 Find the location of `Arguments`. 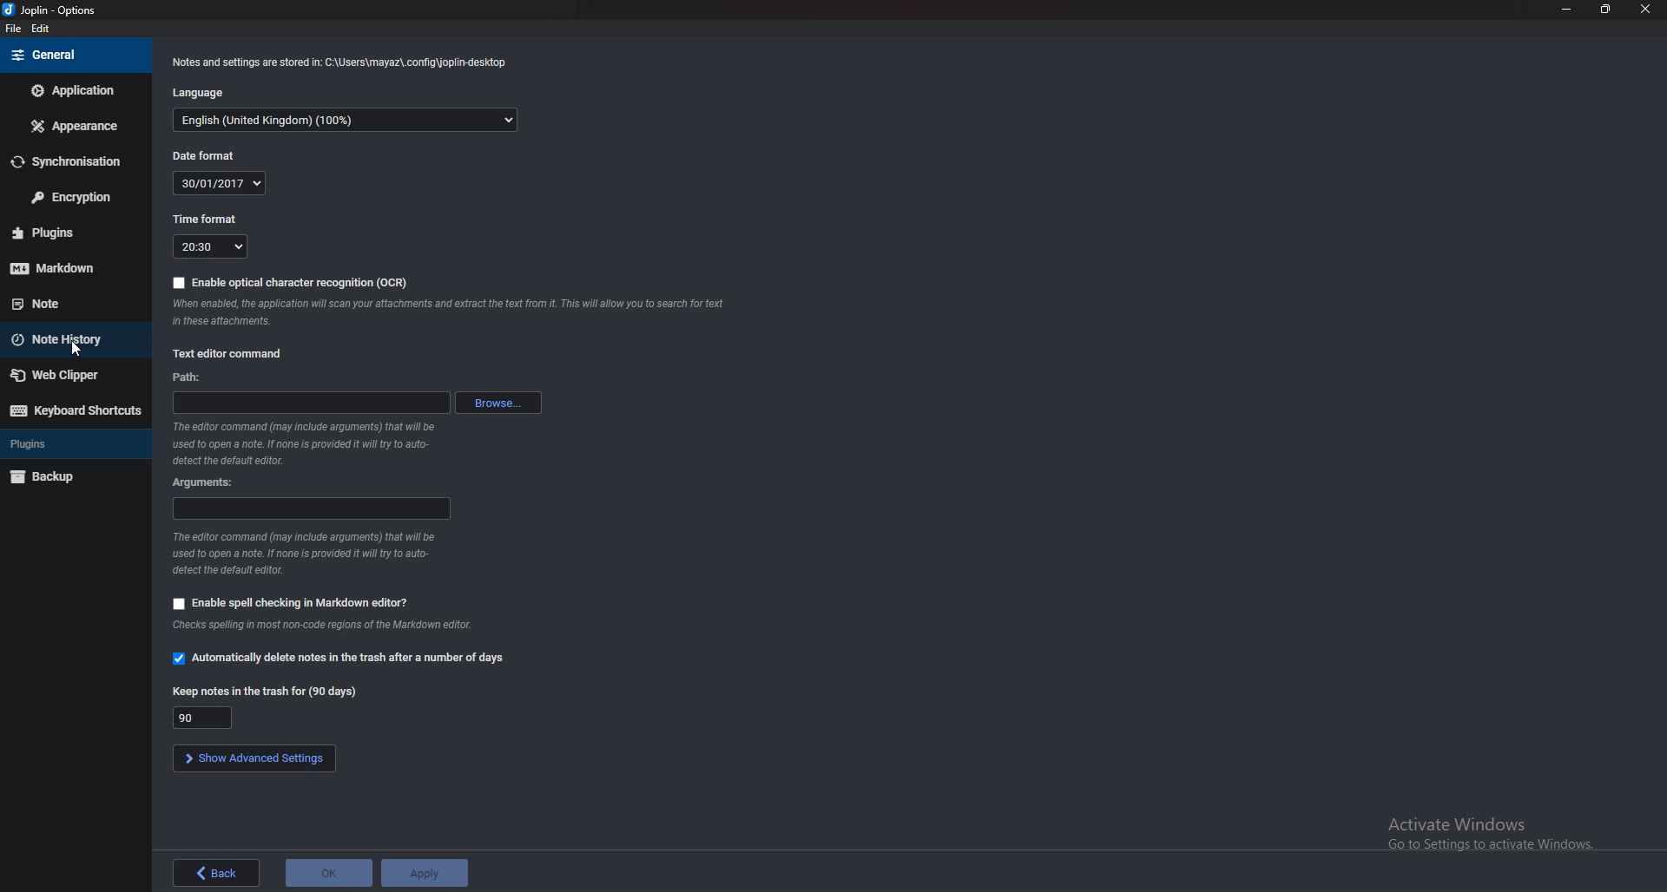

Arguments is located at coordinates (311, 510).